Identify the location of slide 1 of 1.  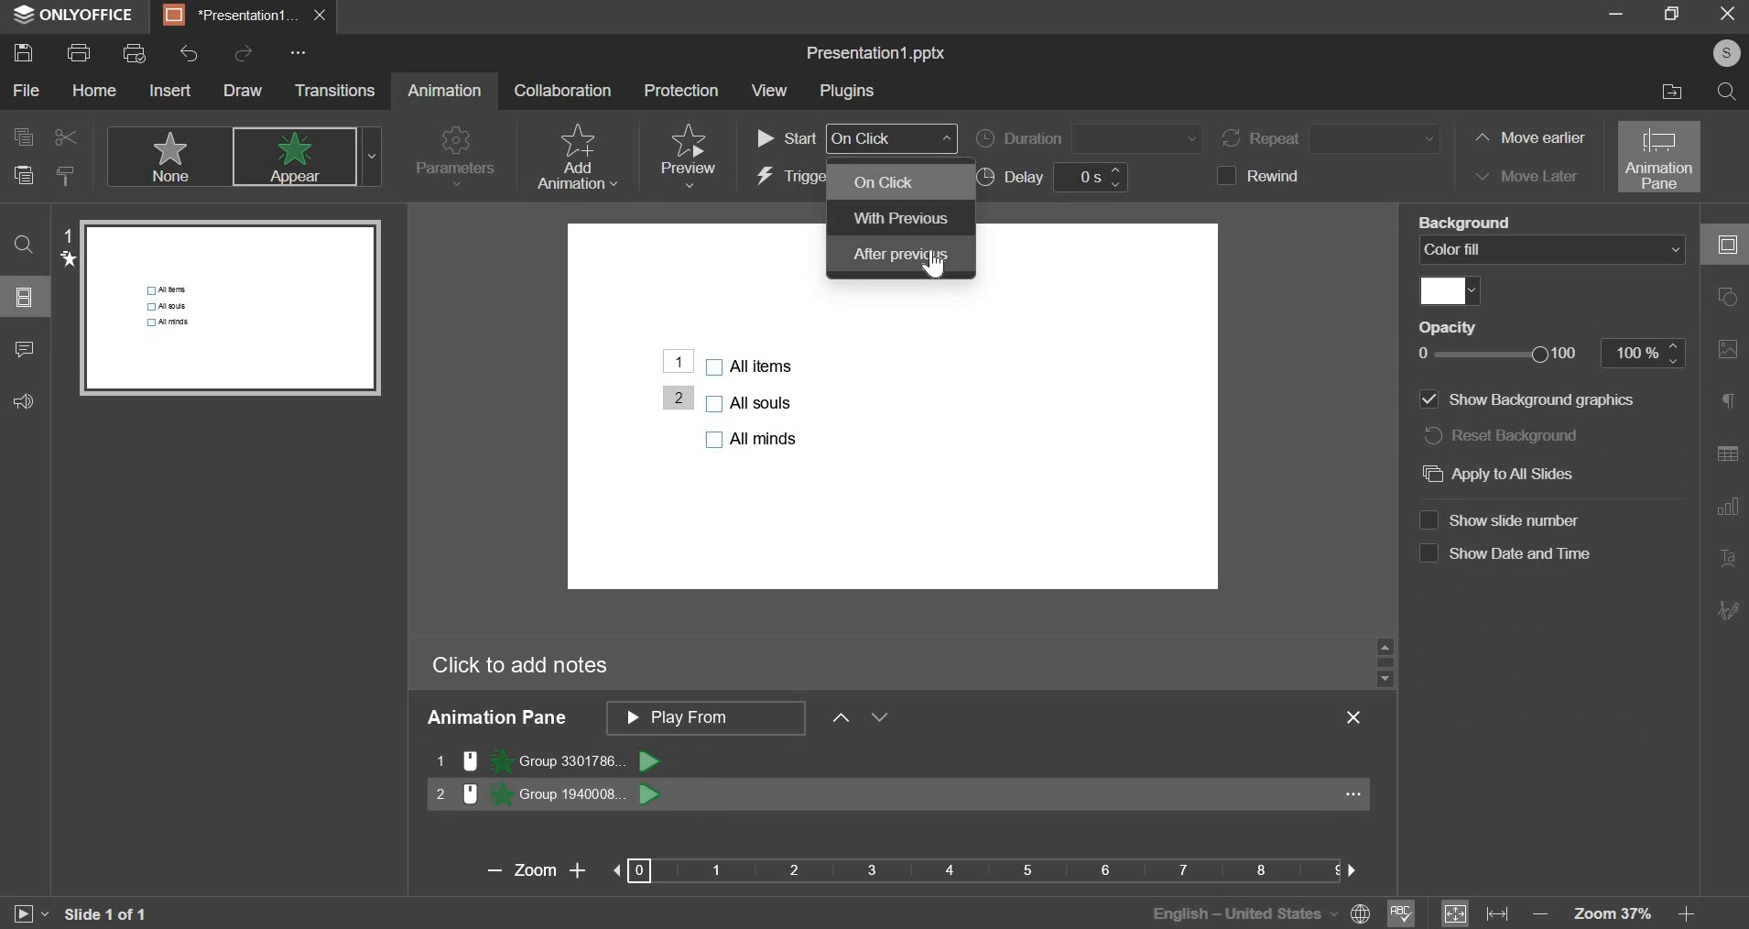
(104, 914).